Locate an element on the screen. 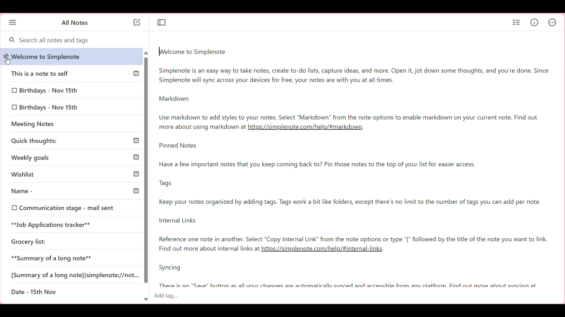  Meeting Notes is located at coordinates (47, 124).